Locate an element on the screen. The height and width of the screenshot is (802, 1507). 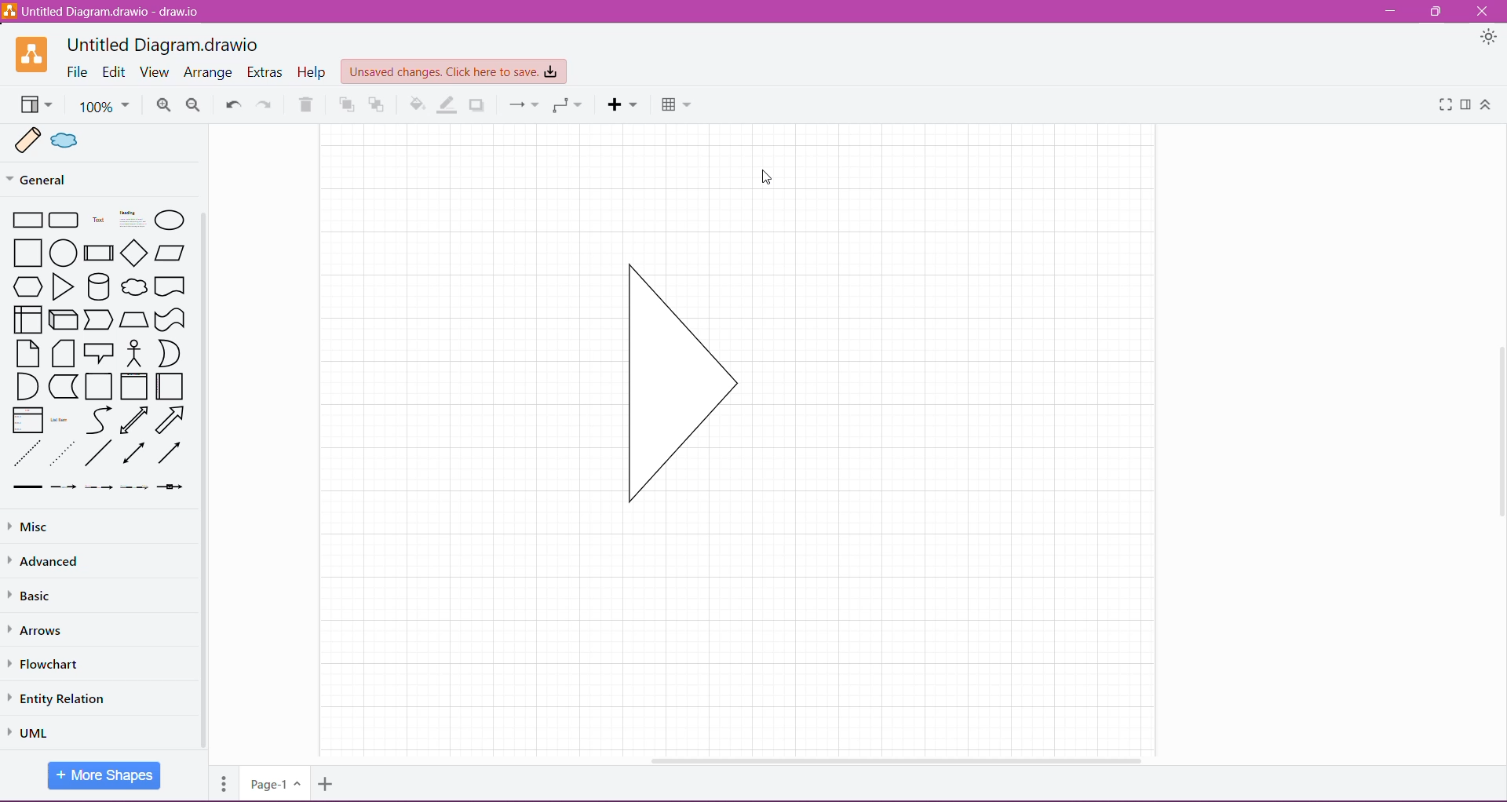
Fill Color is located at coordinates (415, 105).